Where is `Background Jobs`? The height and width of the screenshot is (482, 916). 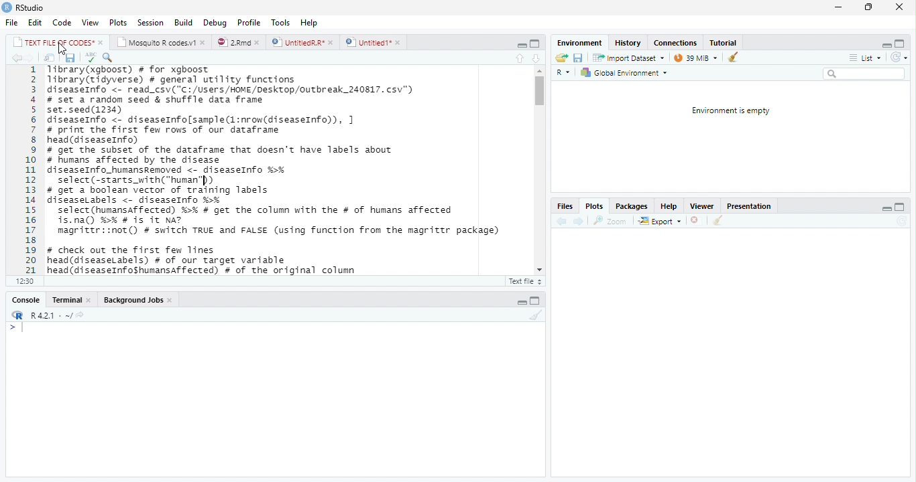
Background Jobs is located at coordinates (138, 299).